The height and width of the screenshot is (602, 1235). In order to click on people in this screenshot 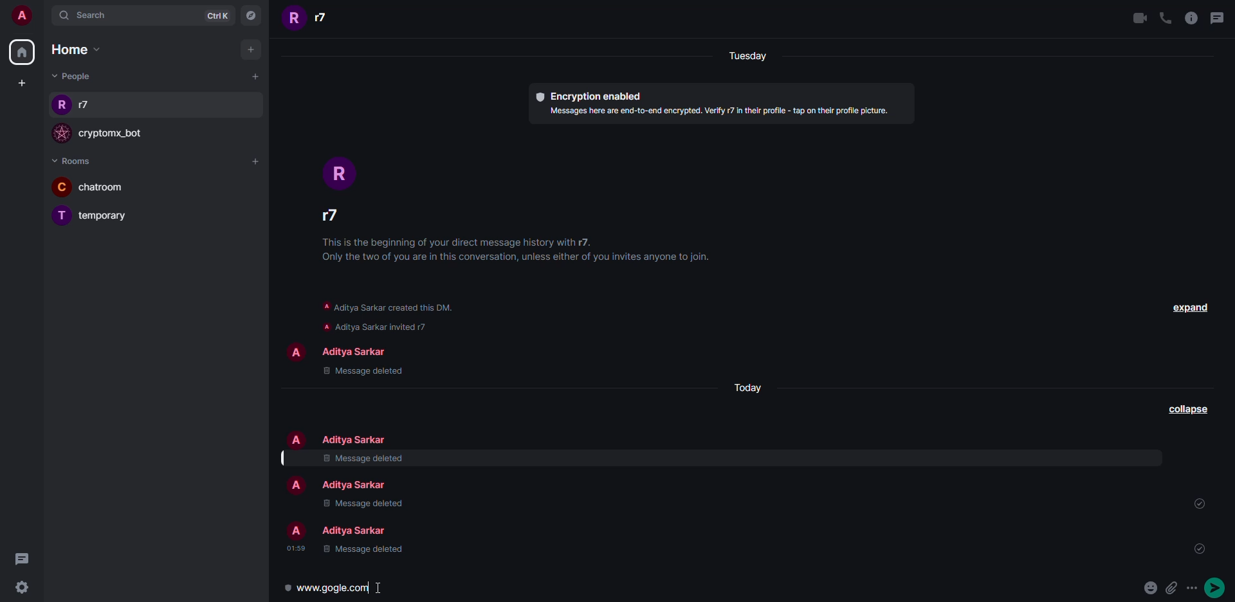, I will do `click(355, 439)`.